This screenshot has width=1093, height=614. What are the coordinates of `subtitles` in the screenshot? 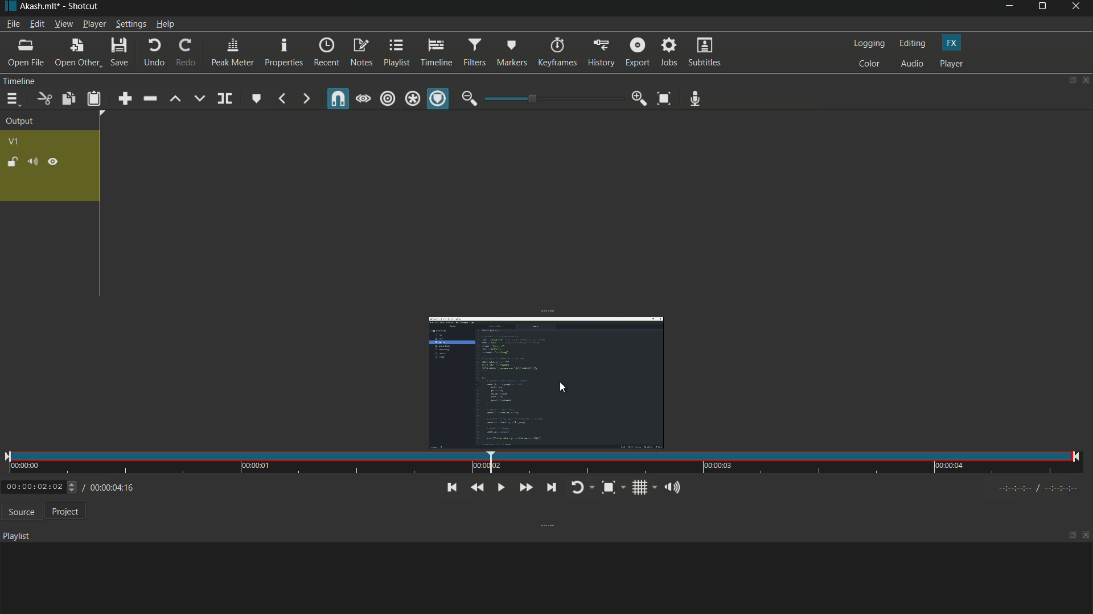 It's located at (706, 52).